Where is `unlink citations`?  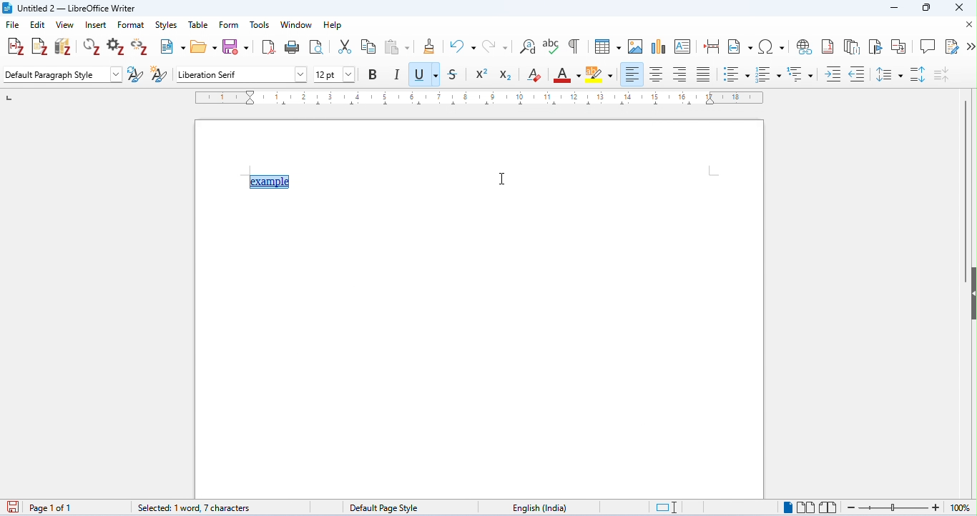 unlink citations is located at coordinates (139, 48).